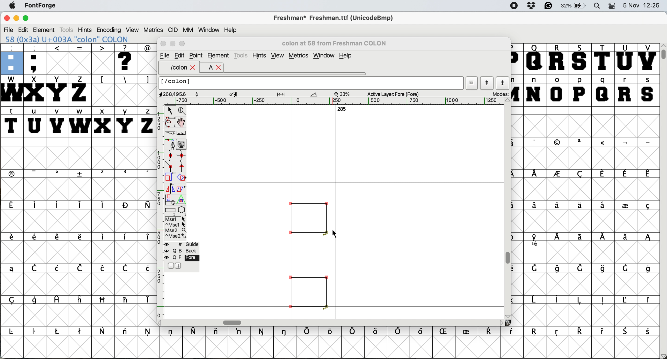 The image size is (667, 359). Describe the element at coordinates (80, 59) in the screenshot. I see `=` at that location.